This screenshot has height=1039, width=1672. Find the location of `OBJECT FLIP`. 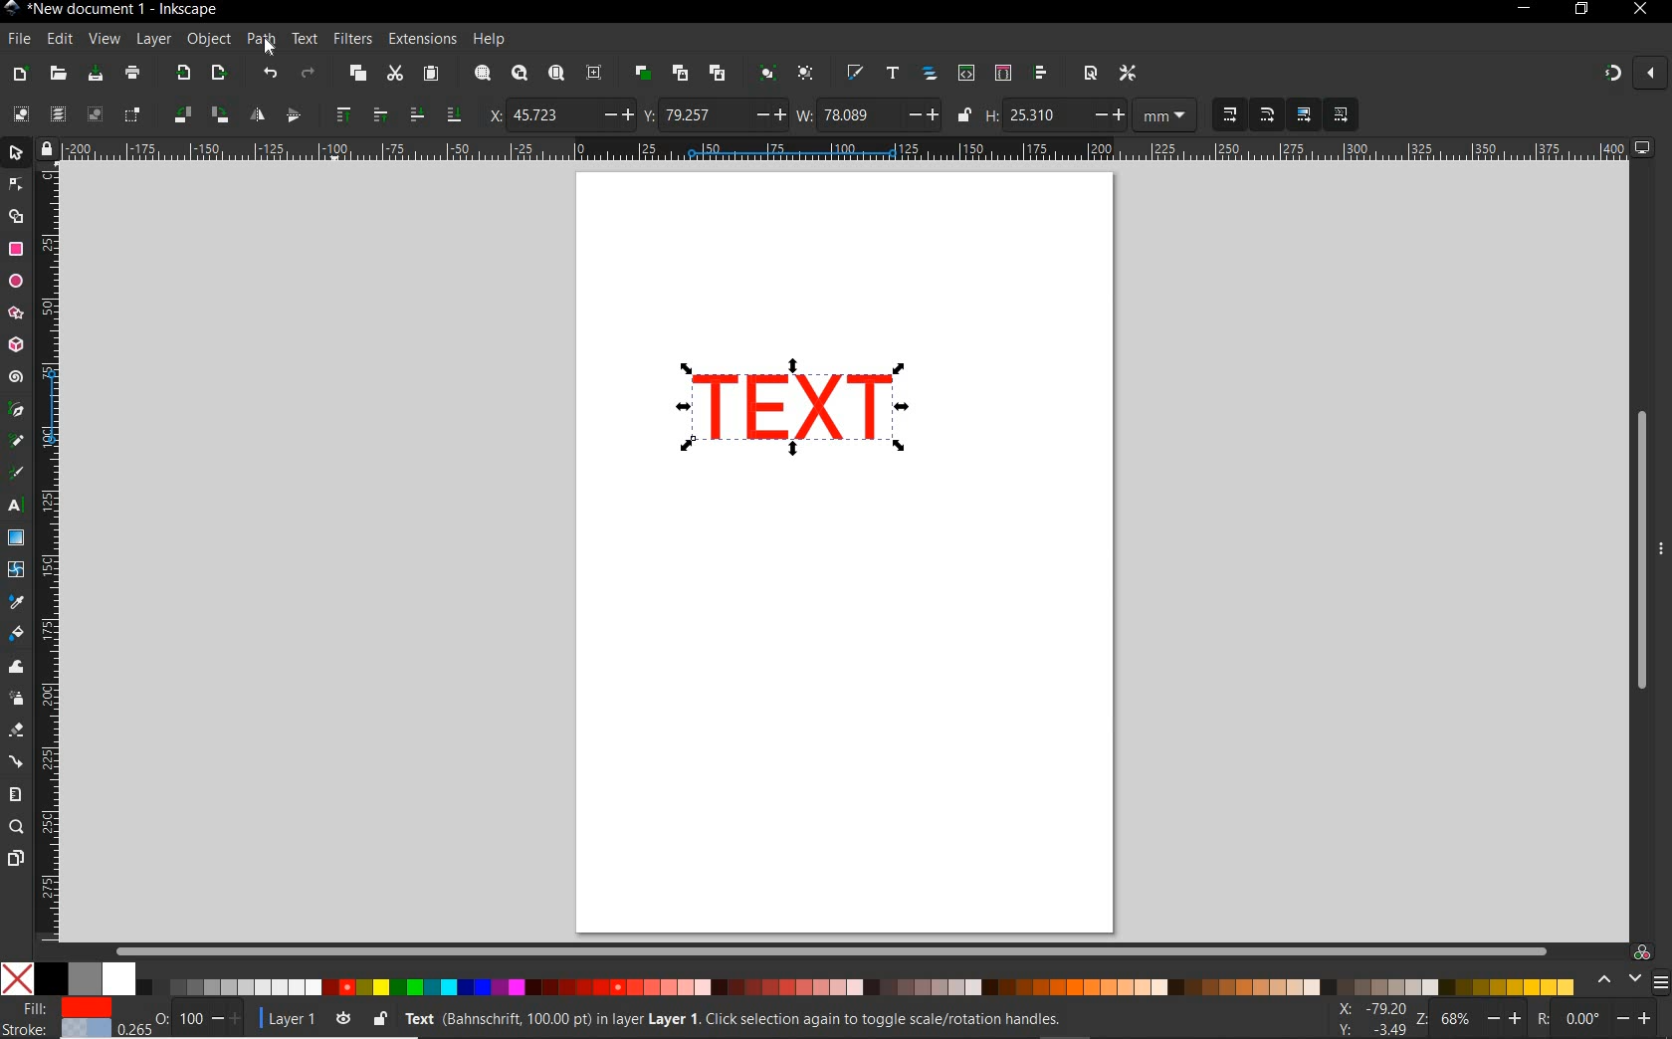

OBJECT FLIP is located at coordinates (276, 112).